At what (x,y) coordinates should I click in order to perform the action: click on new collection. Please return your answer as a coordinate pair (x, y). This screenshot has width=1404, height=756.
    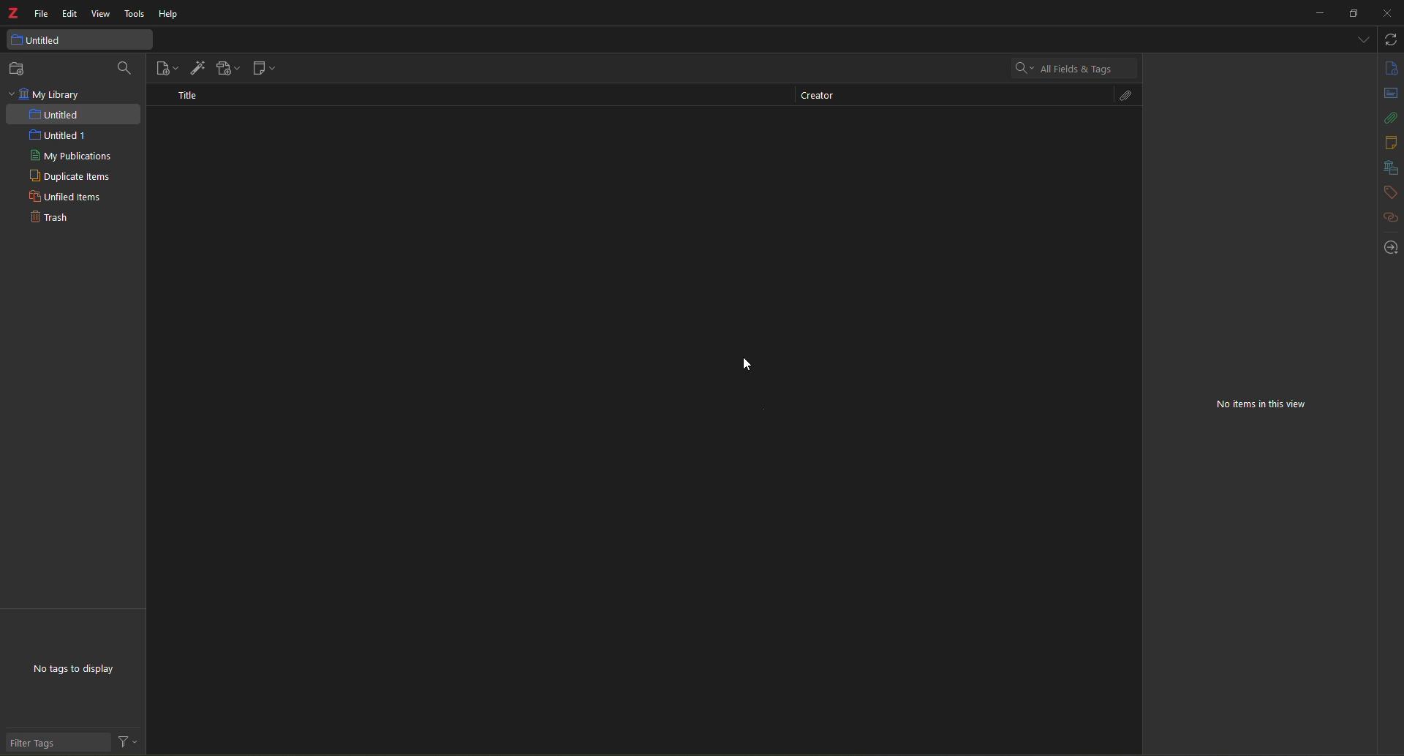
    Looking at the image, I should click on (22, 69).